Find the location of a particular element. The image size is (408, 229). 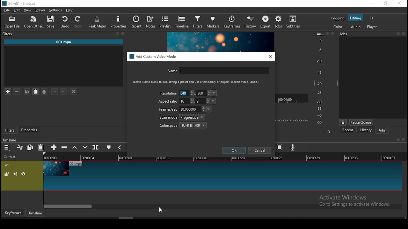

output is located at coordinates (11, 157).